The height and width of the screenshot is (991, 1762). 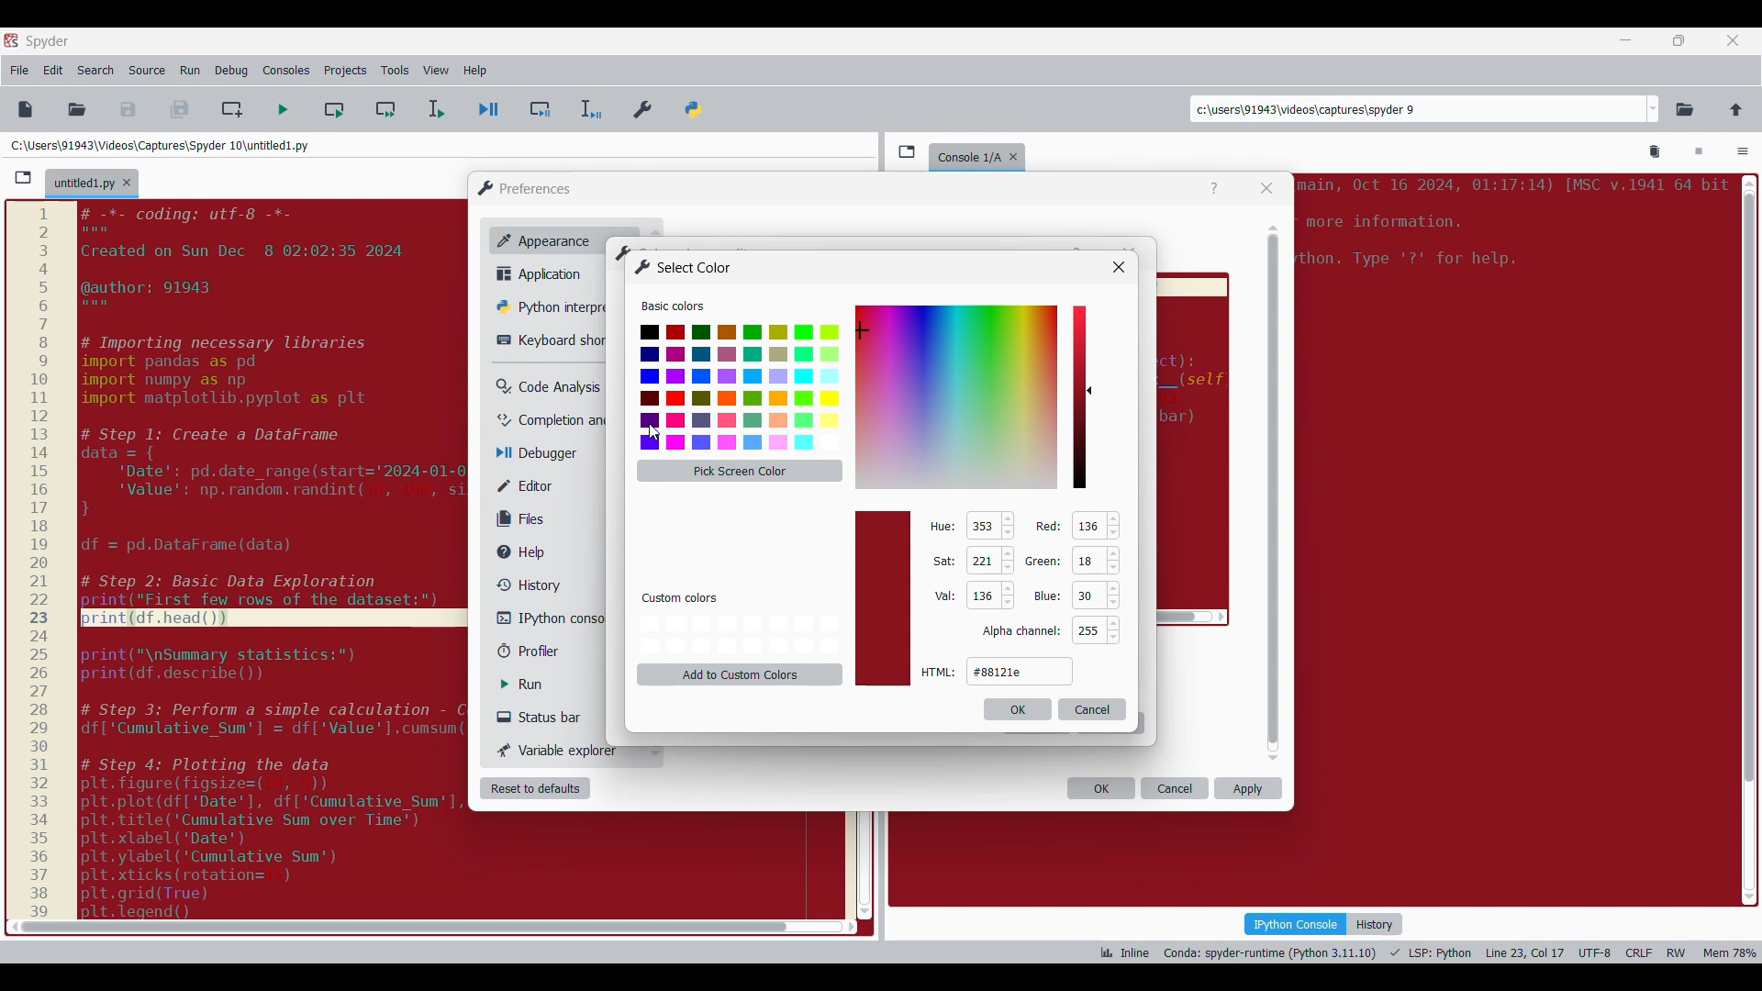 I want to click on Color gradient, so click(x=957, y=396).